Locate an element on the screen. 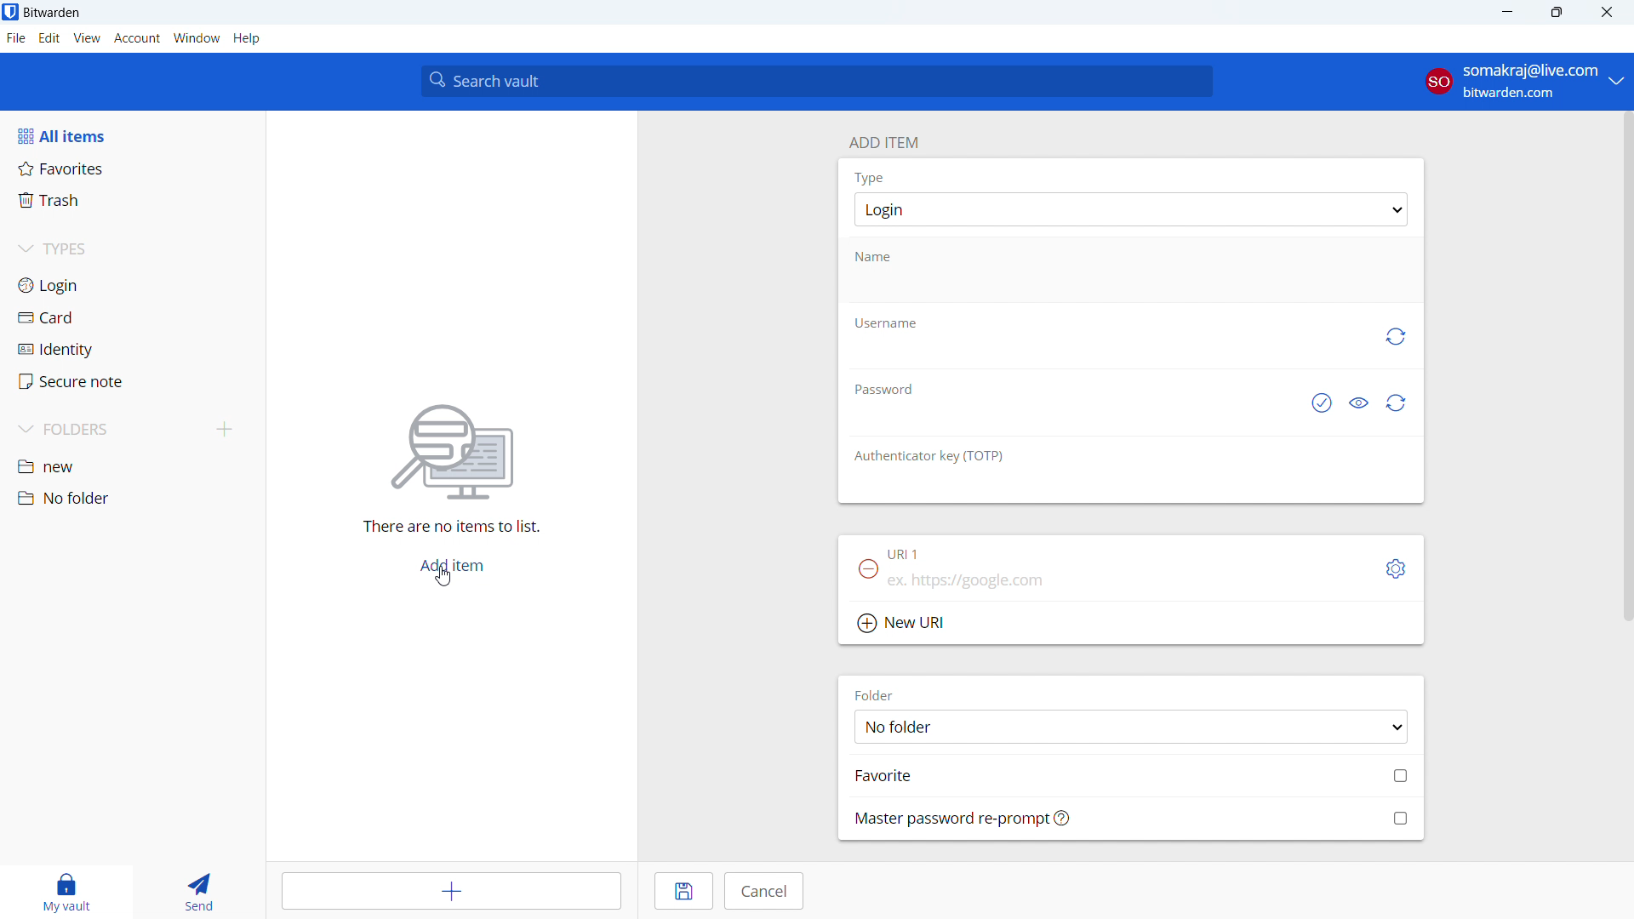  card is located at coordinates (133, 318).